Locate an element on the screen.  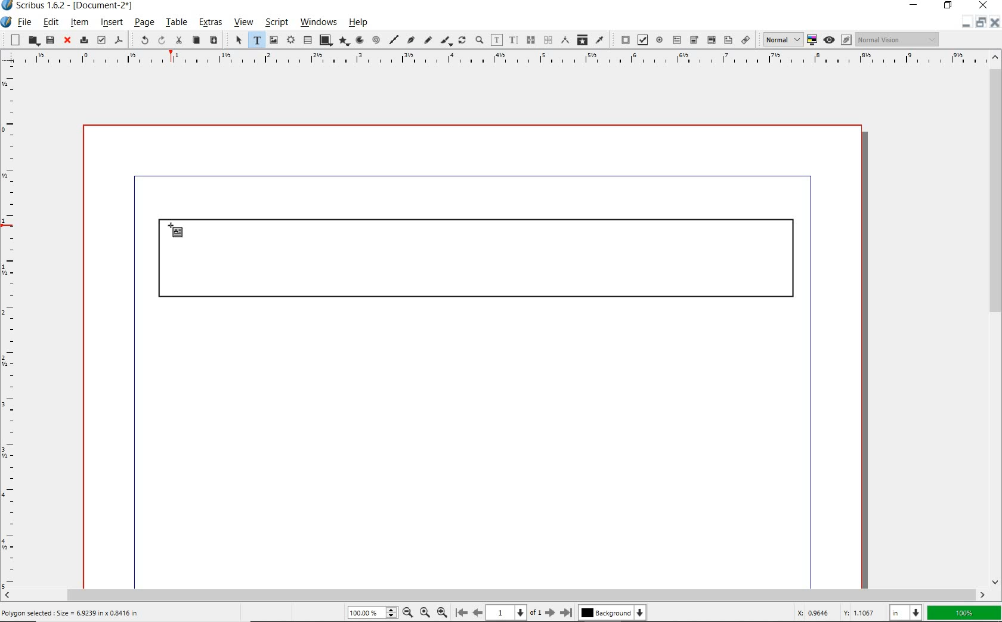
measurements is located at coordinates (564, 41).